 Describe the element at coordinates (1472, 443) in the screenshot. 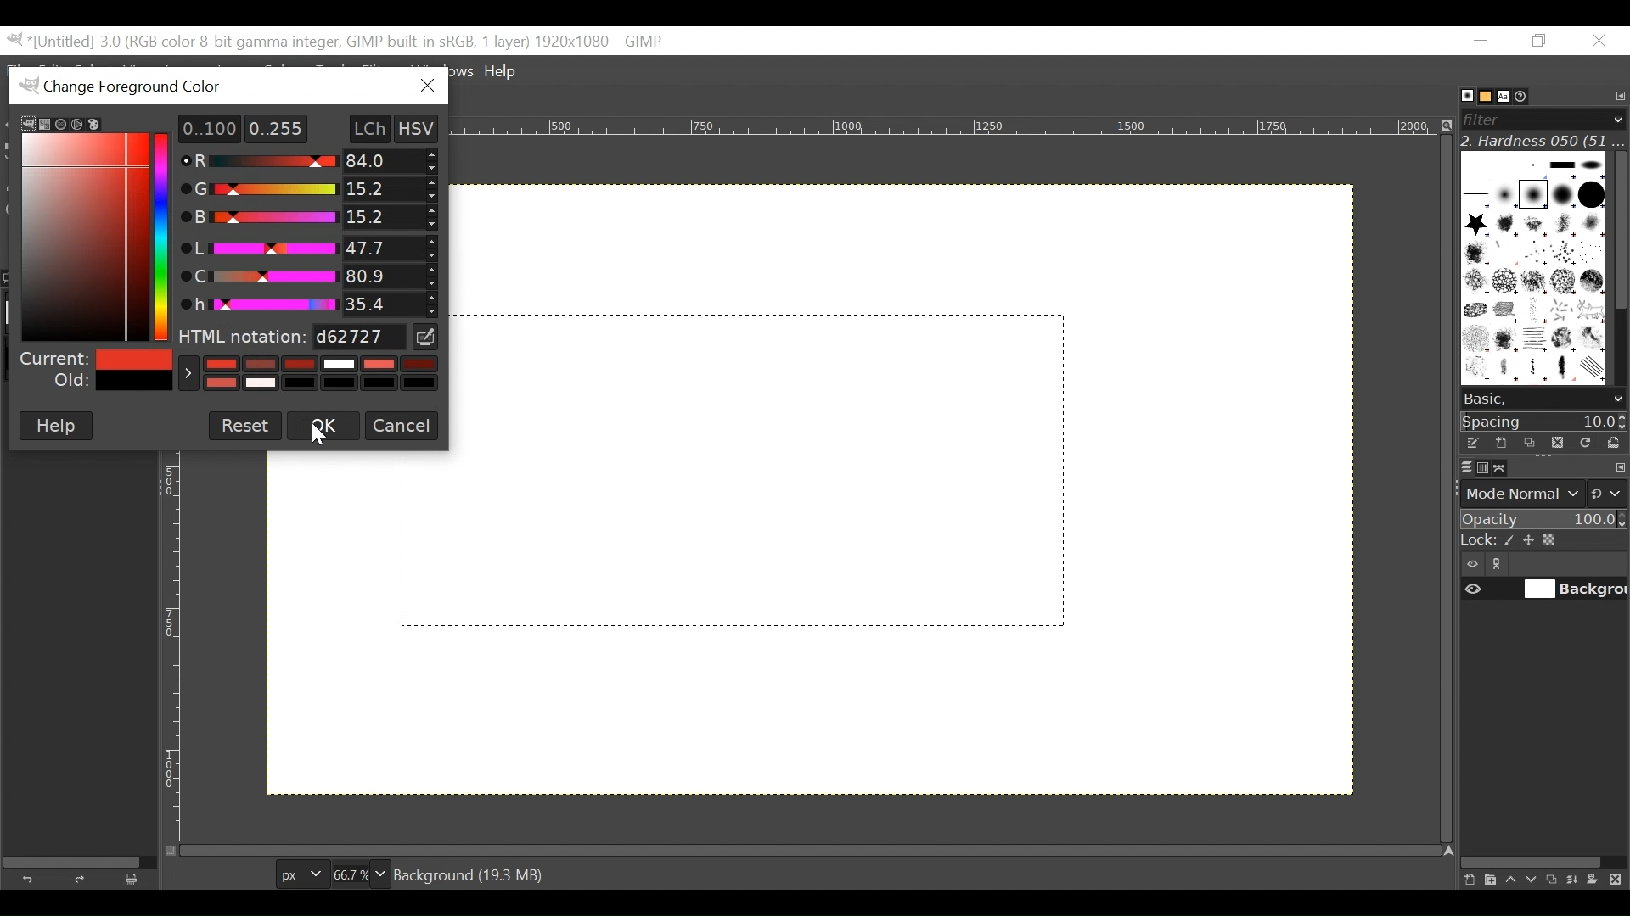

I see `Edit the brush` at that location.